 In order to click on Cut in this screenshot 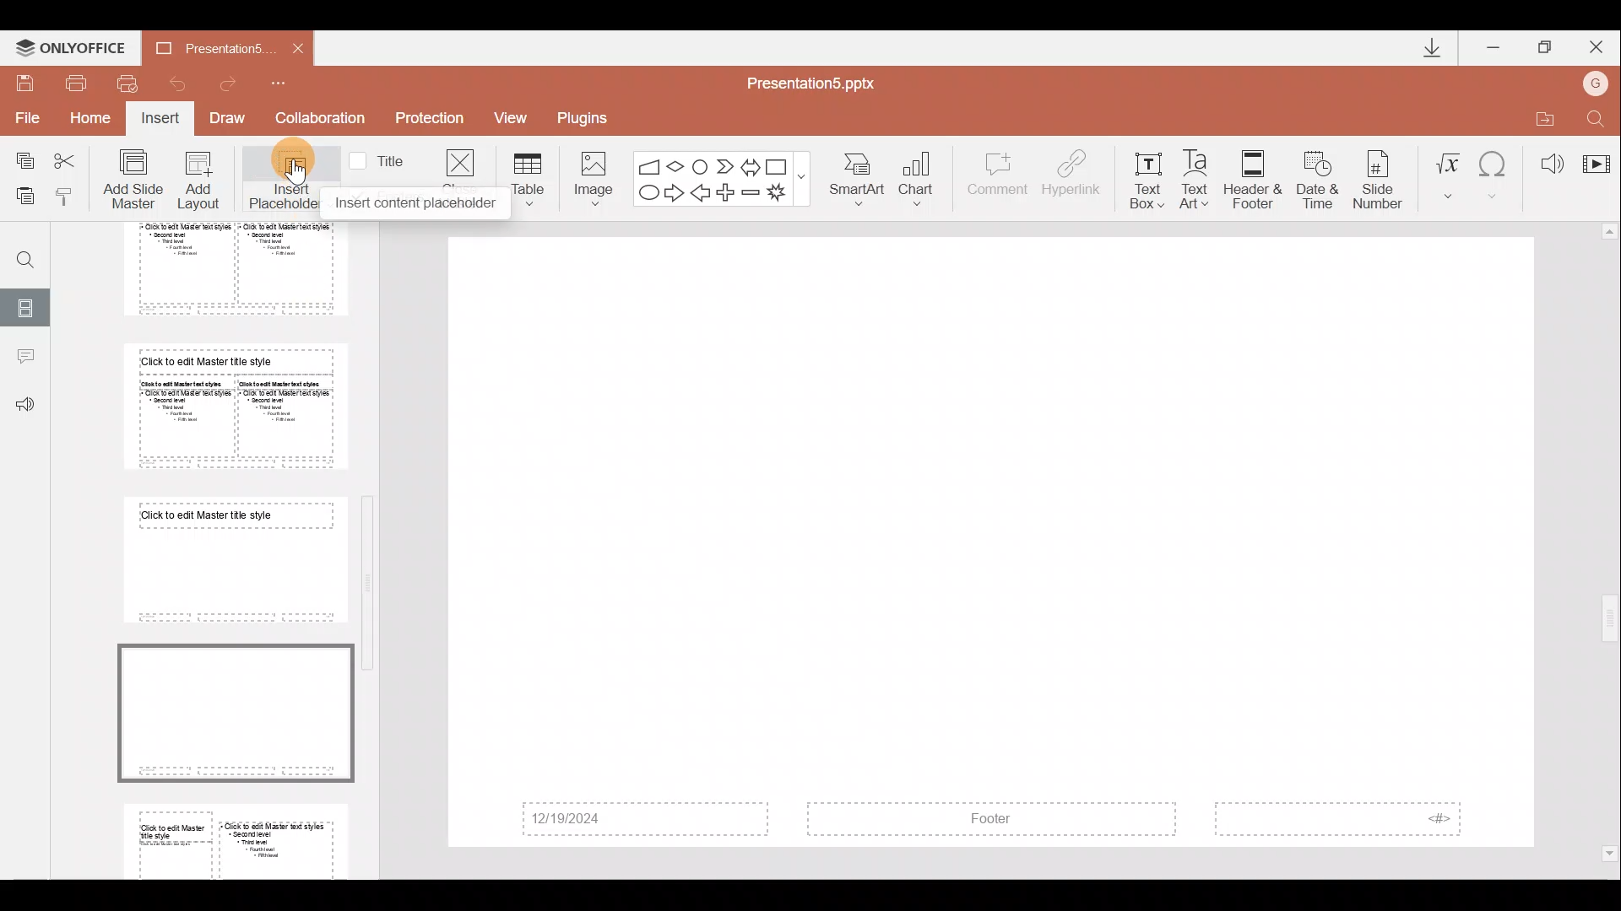, I will do `click(69, 160)`.